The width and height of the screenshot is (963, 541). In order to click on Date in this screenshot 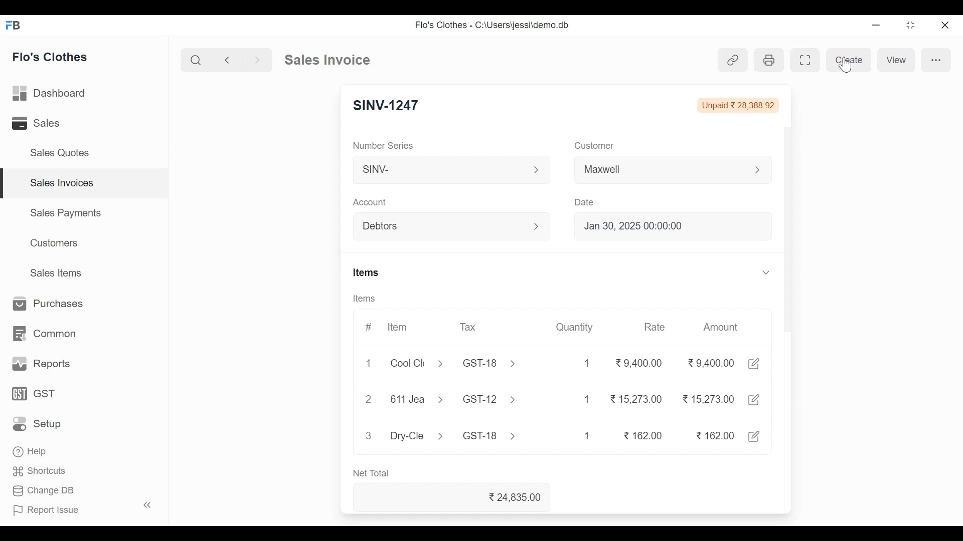, I will do `click(586, 203)`.